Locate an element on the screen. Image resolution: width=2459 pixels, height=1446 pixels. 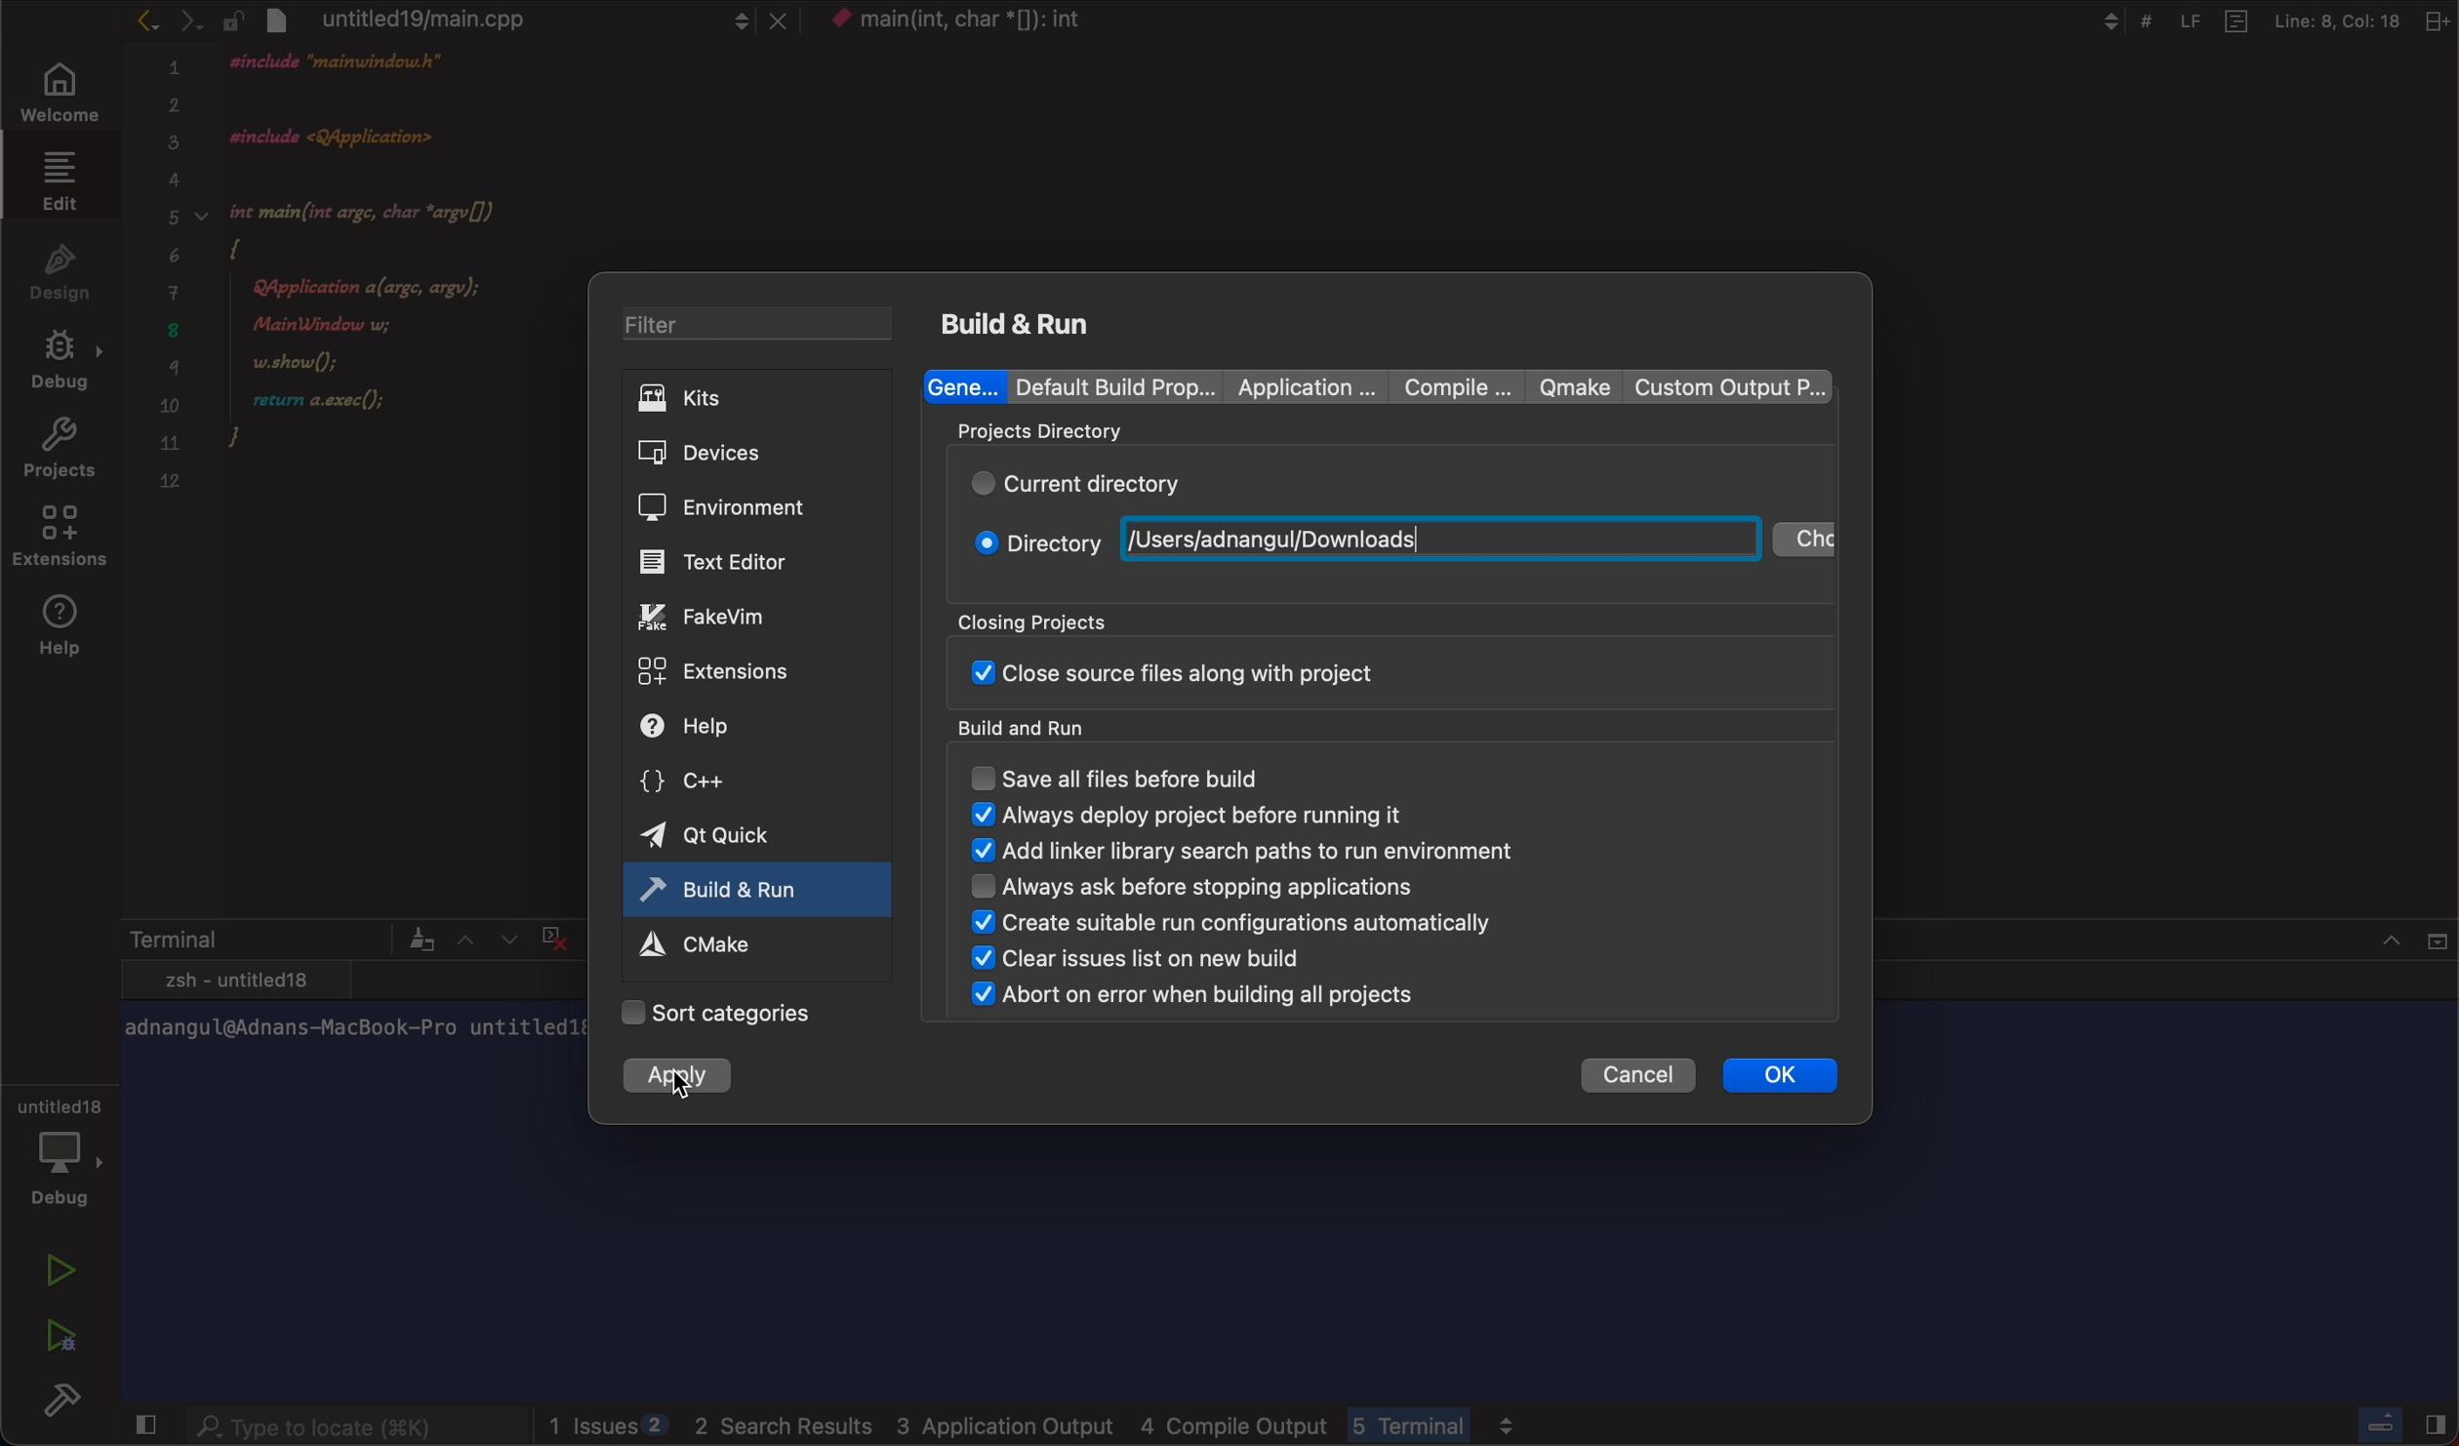
categories is located at coordinates (752, 1013).